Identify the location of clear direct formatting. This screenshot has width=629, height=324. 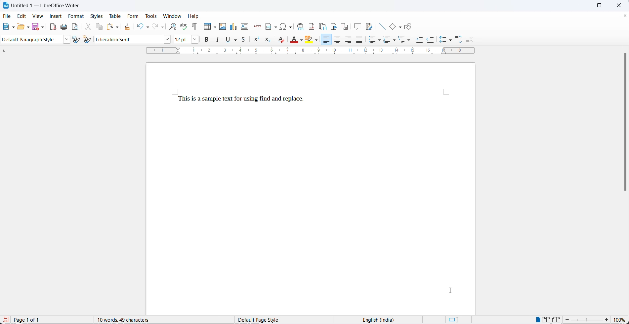
(281, 41).